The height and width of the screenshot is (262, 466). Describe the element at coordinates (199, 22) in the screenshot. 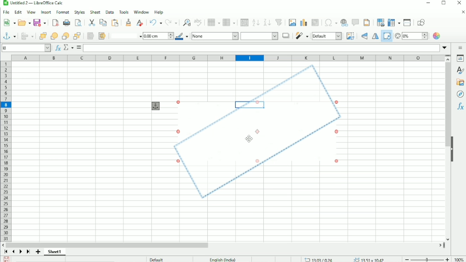

I see `Spell check` at that location.